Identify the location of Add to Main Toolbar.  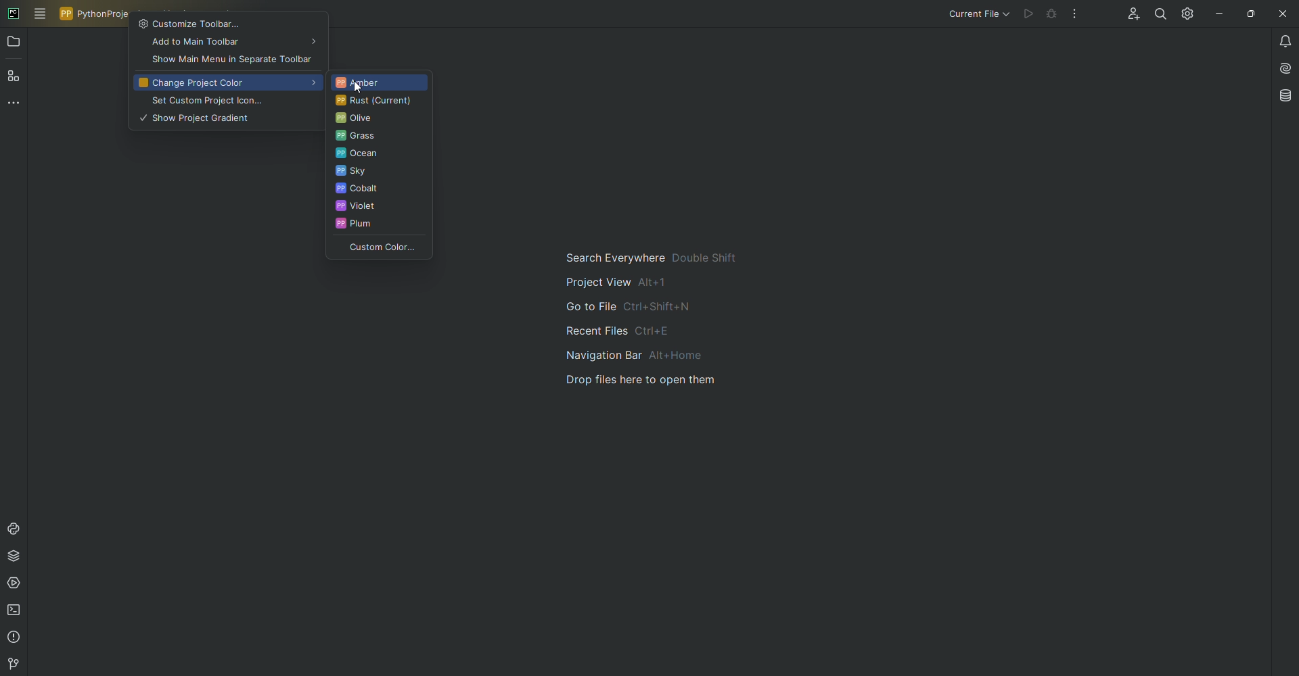
(227, 44).